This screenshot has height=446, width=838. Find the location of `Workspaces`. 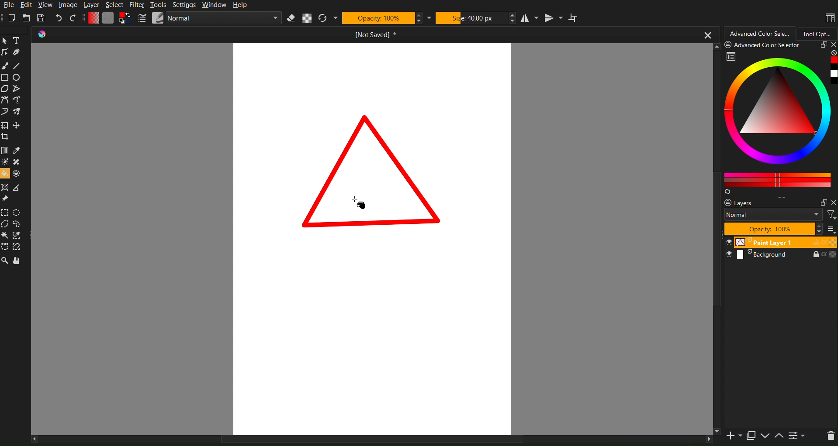

Workspaces is located at coordinates (829, 18).